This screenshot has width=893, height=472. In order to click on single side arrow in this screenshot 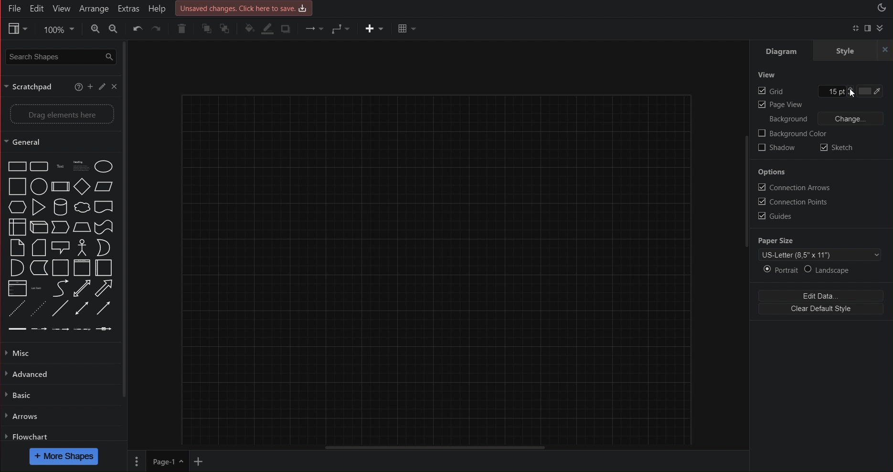, I will do `click(101, 308)`.